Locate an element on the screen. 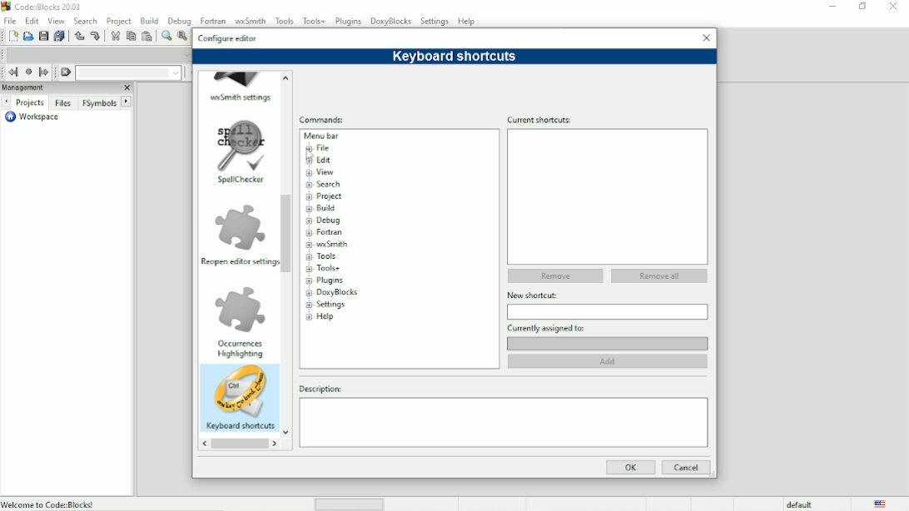  Search is located at coordinates (329, 184).